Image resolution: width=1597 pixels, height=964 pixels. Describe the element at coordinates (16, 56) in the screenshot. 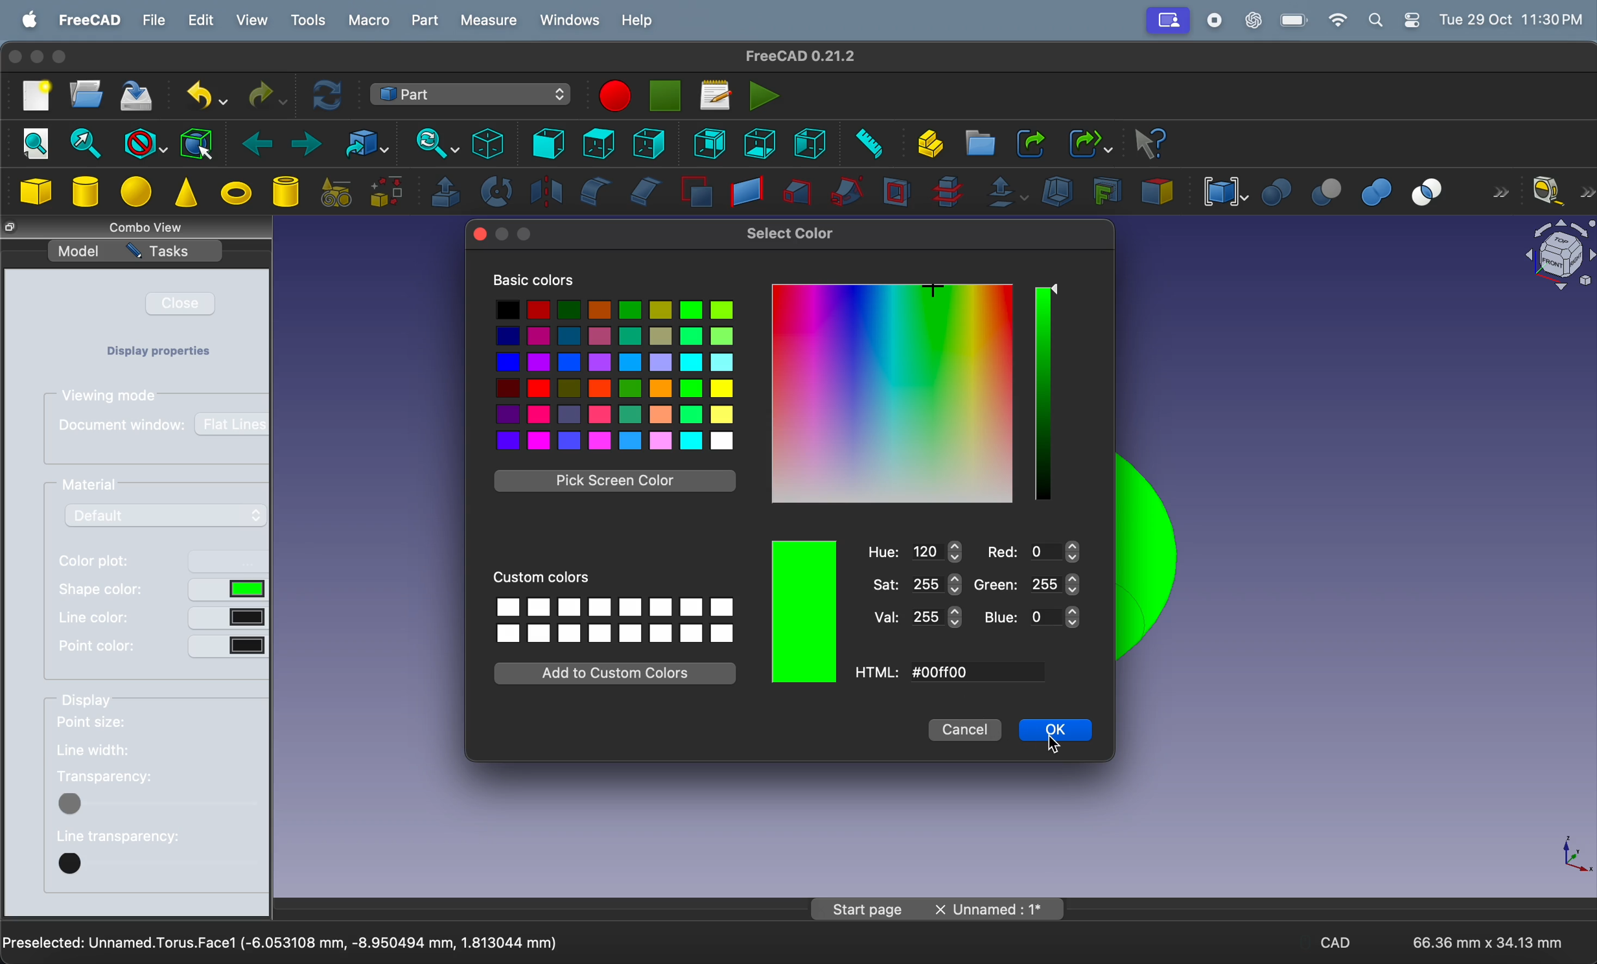

I see `closing window` at that location.